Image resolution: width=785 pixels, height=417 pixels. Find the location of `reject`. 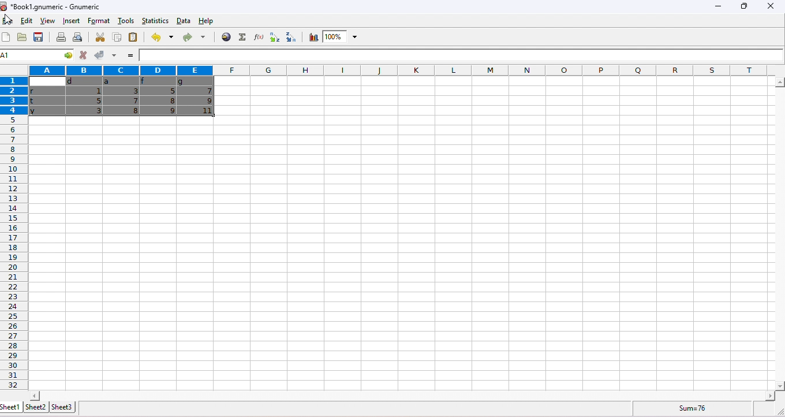

reject is located at coordinates (83, 55).